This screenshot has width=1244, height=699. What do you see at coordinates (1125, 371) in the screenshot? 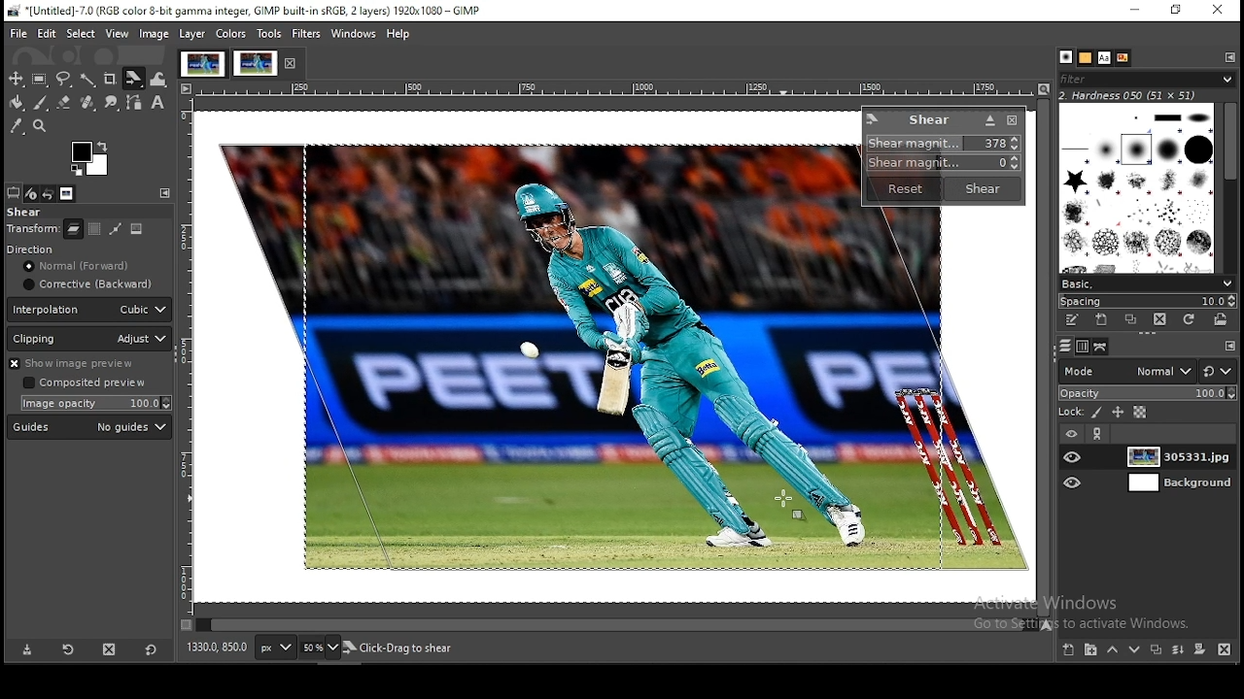
I see `mode` at bounding box center [1125, 371].